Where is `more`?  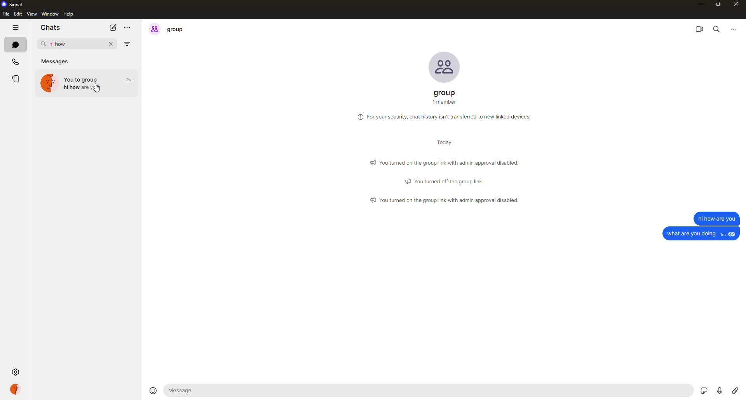
more is located at coordinates (733, 28).